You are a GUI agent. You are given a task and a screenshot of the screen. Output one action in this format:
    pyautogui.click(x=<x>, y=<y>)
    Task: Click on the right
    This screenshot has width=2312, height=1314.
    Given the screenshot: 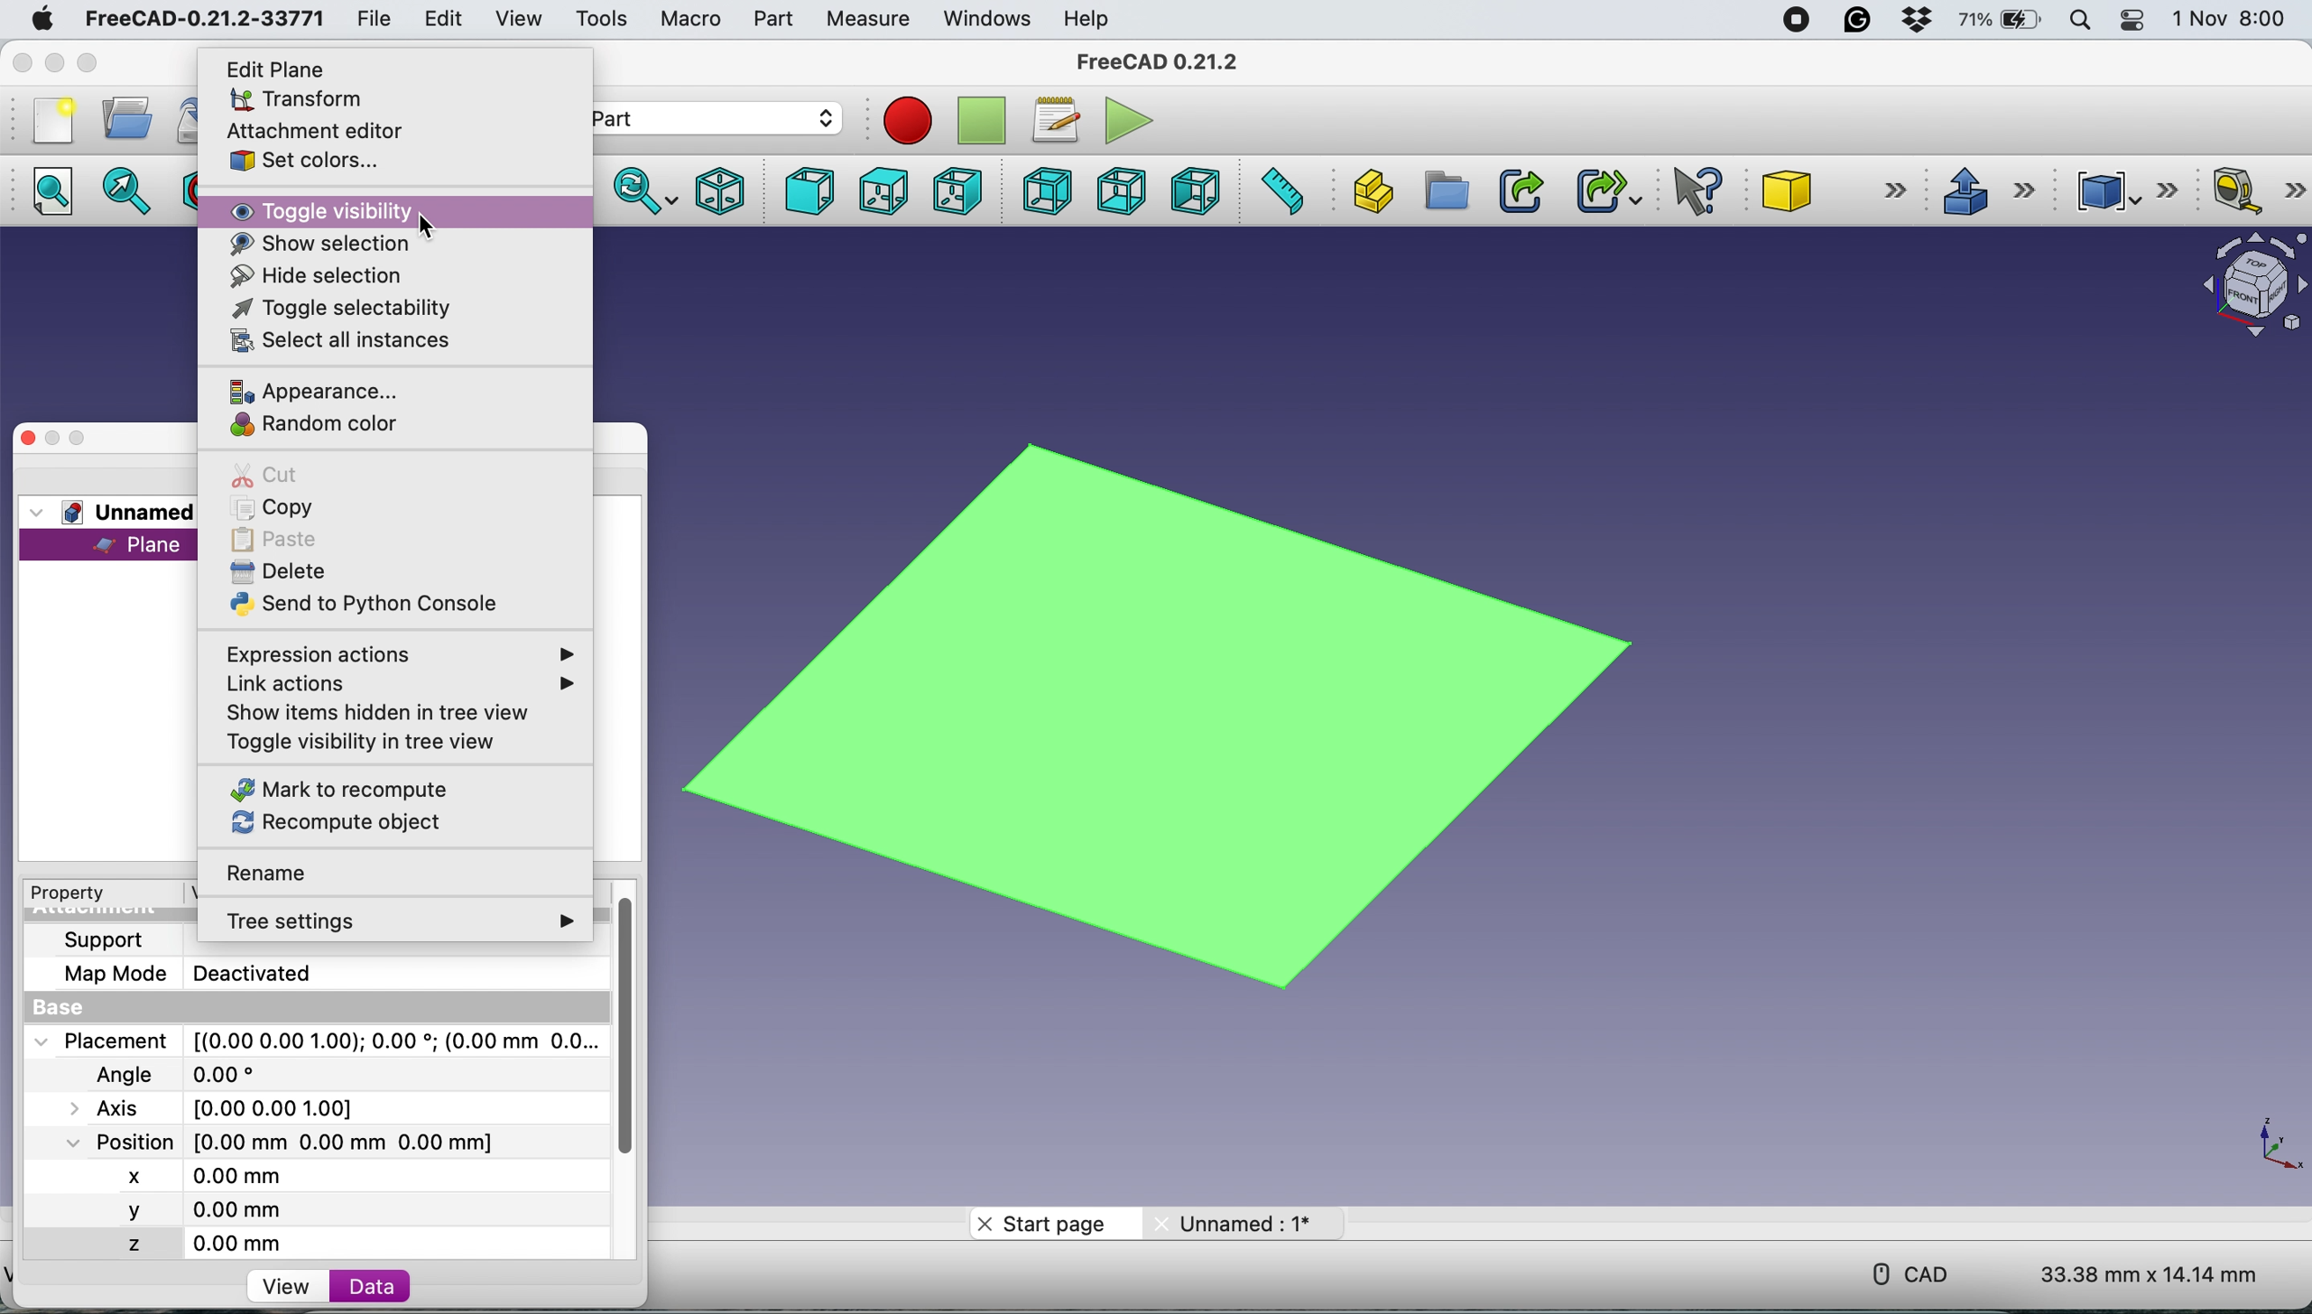 What is the action you would take?
    pyautogui.click(x=957, y=194)
    